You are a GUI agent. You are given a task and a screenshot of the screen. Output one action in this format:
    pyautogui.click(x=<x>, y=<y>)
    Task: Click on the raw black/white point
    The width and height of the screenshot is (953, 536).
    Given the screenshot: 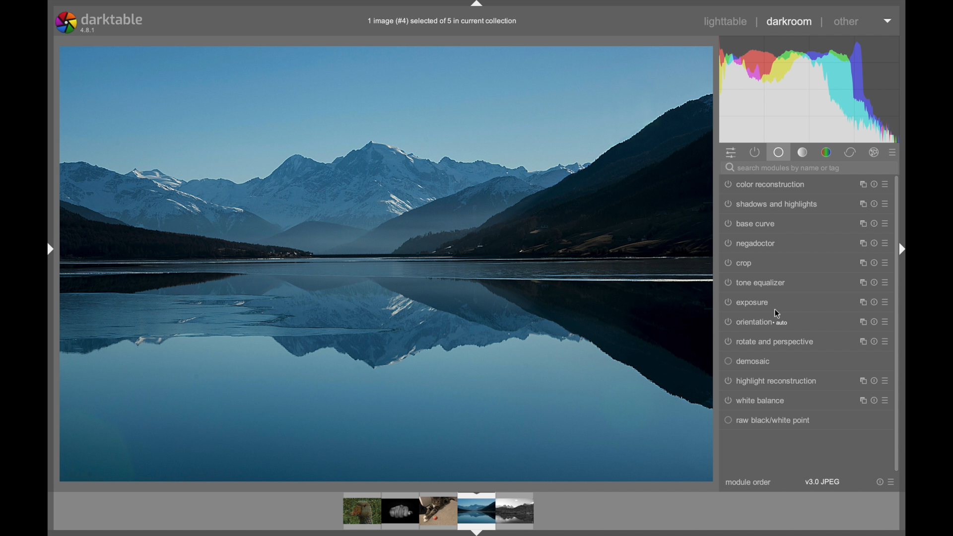 What is the action you would take?
    pyautogui.click(x=767, y=420)
    